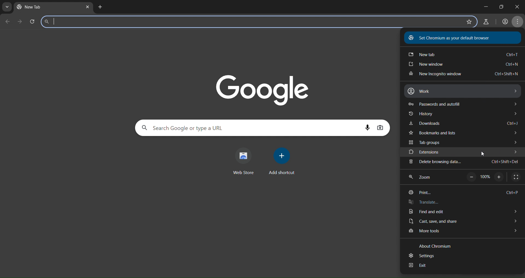 The image size is (525, 278). What do you see at coordinates (516, 178) in the screenshot?
I see `display full screen` at bounding box center [516, 178].